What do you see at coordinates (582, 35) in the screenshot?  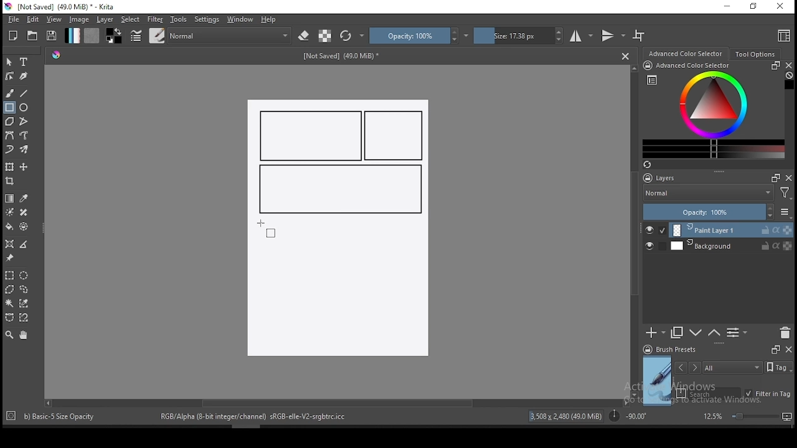 I see `horizontal mirror tool` at bounding box center [582, 35].